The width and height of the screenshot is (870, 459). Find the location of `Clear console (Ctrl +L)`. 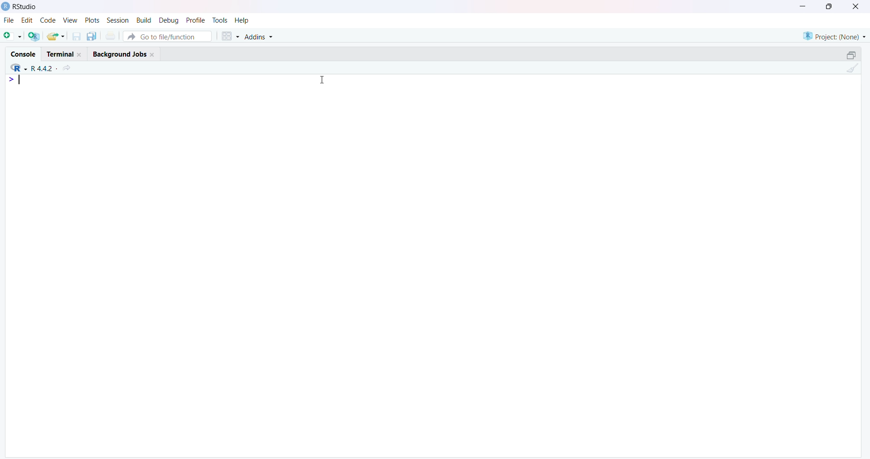

Clear console (Ctrl +L) is located at coordinates (851, 70).